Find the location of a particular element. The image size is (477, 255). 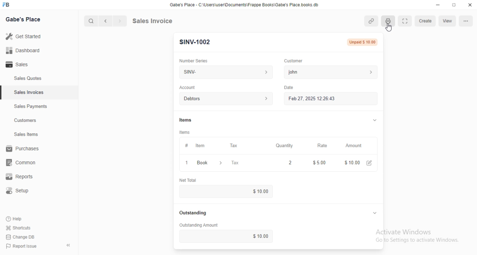

customers is located at coordinates (26, 120).